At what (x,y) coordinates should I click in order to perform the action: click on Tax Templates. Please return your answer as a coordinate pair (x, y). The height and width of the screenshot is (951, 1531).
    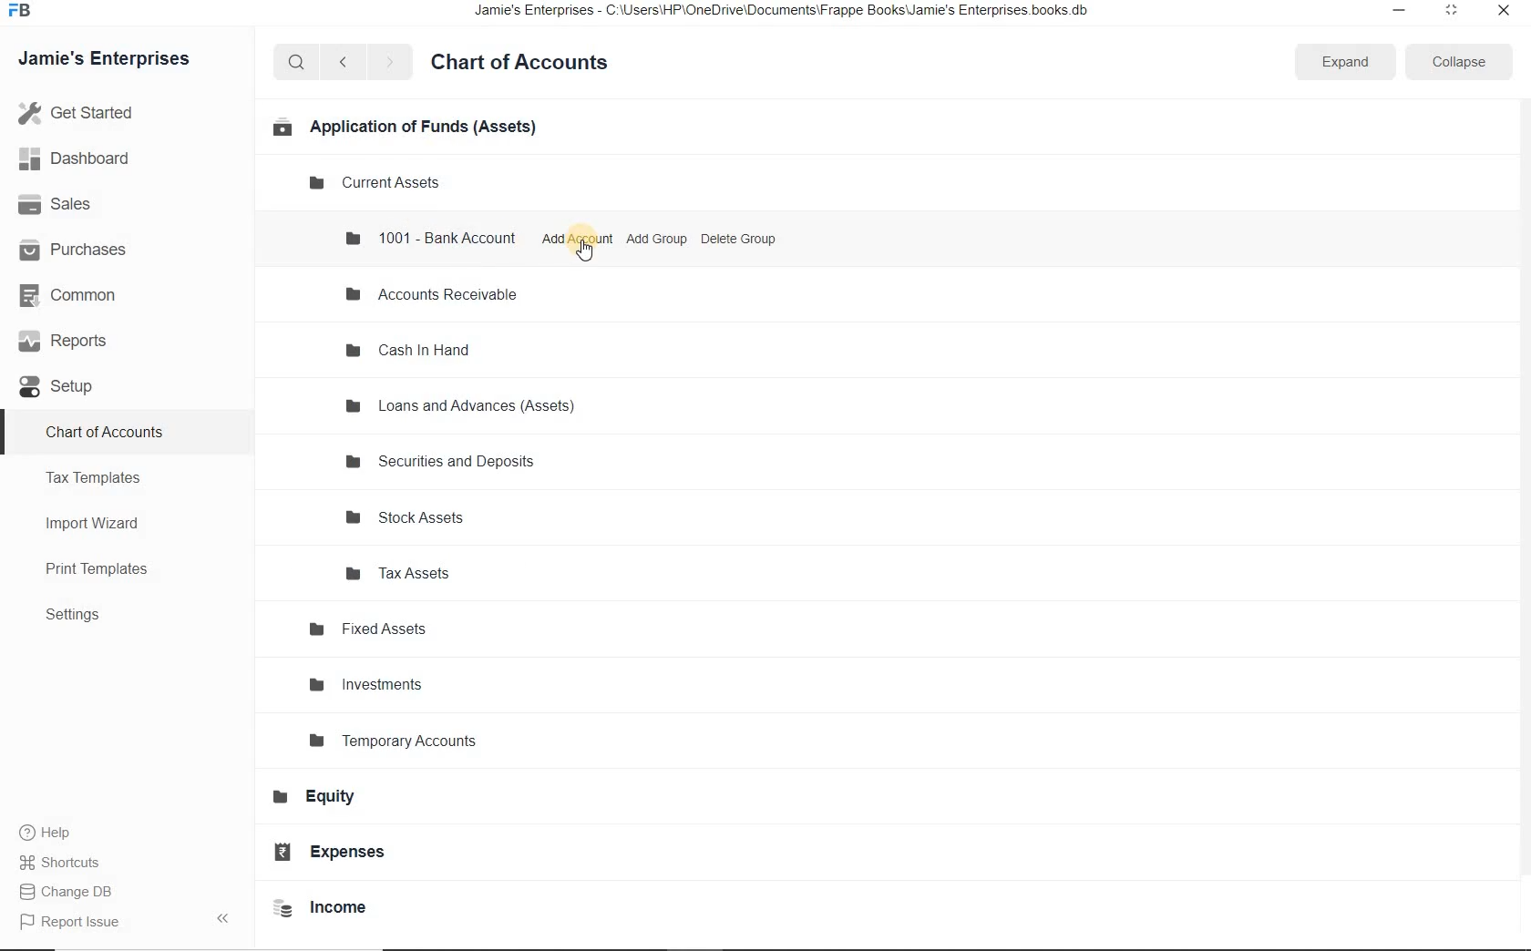
    Looking at the image, I should click on (100, 477).